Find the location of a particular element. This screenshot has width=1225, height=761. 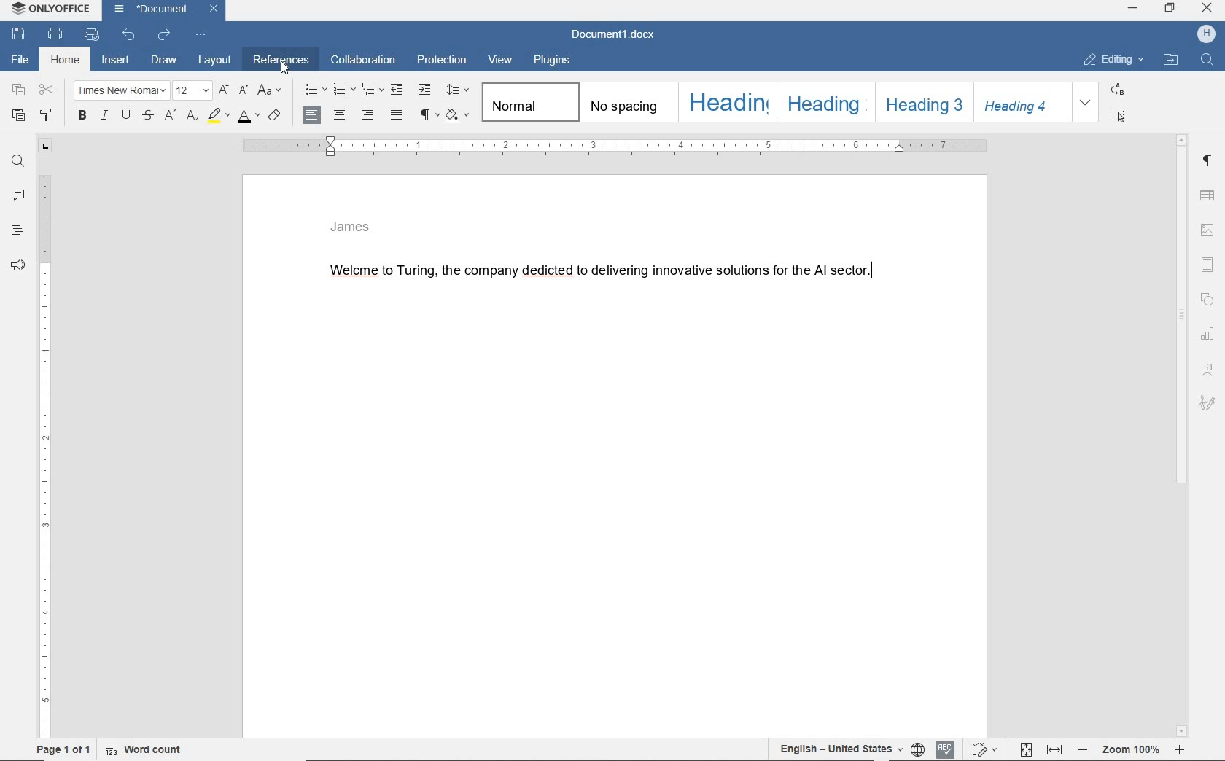

SIGNATURE is located at coordinates (1207, 404).